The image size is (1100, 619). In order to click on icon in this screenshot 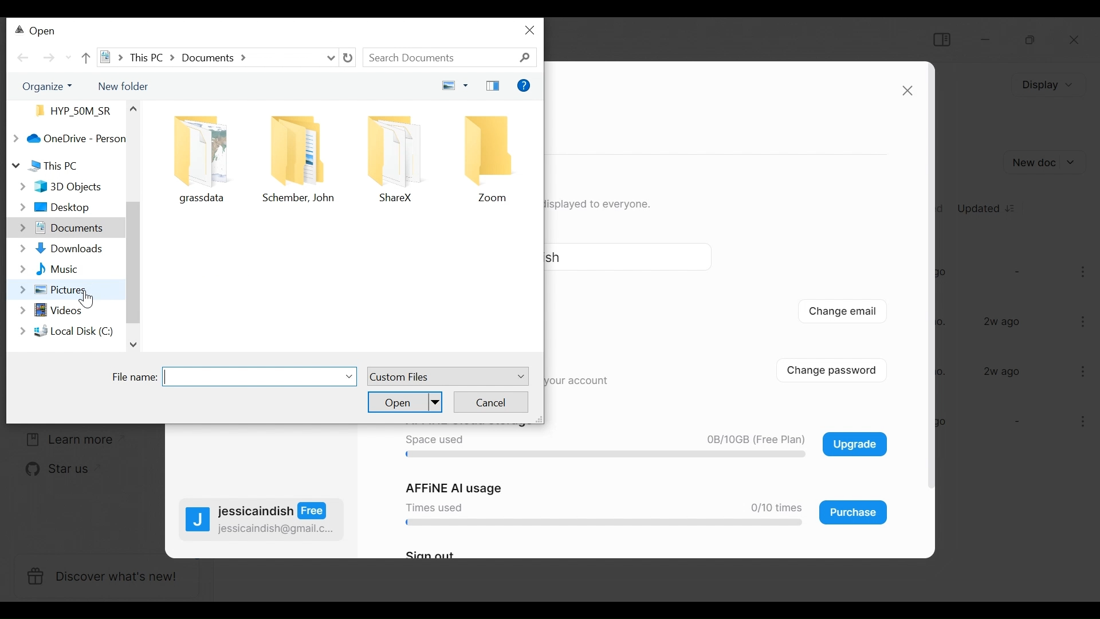, I will do `click(300, 149)`.